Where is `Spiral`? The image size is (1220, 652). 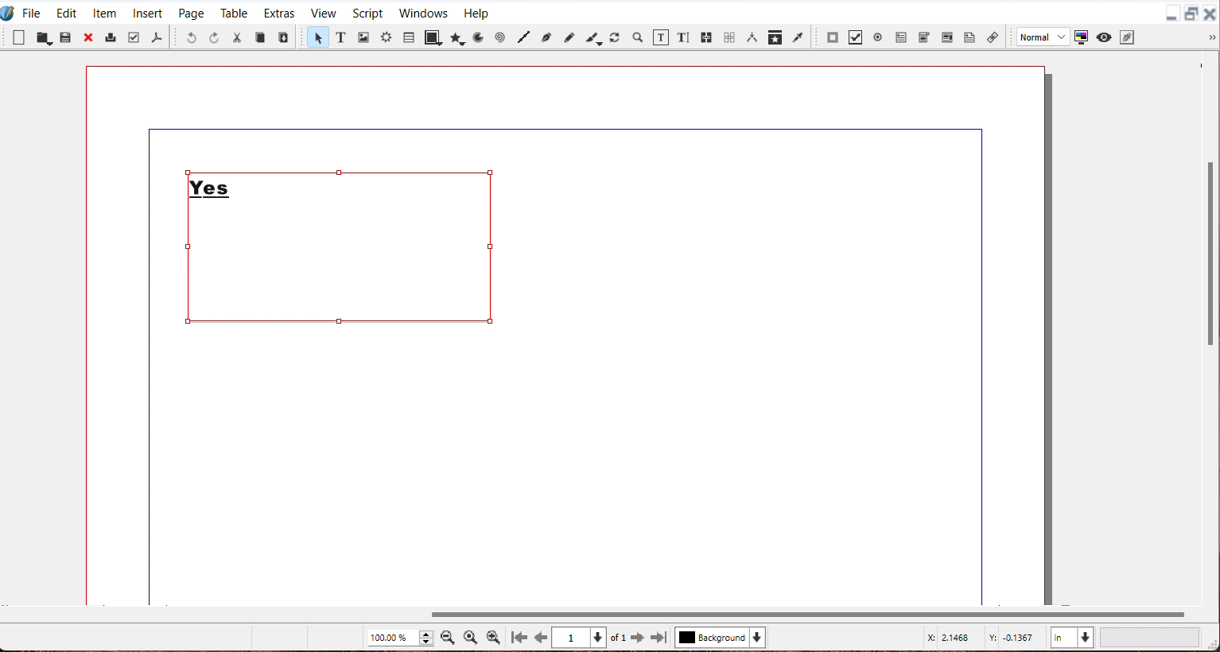
Spiral is located at coordinates (500, 37).